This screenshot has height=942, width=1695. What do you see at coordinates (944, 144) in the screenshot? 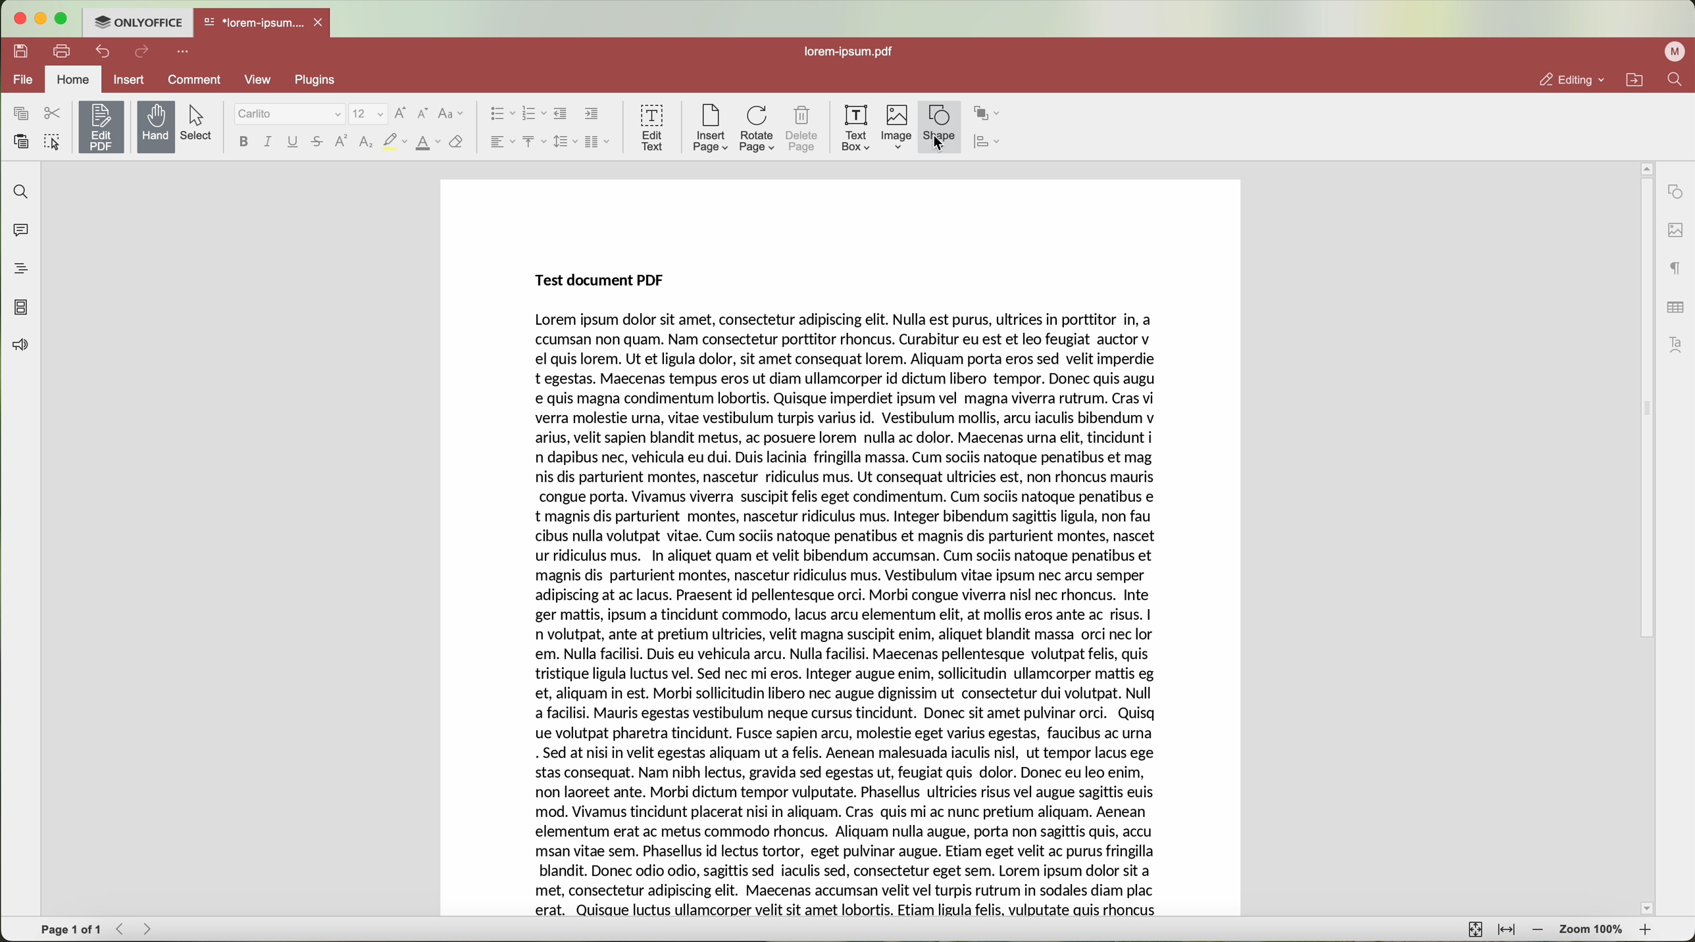
I see `cursor` at bounding box center [944, 144].